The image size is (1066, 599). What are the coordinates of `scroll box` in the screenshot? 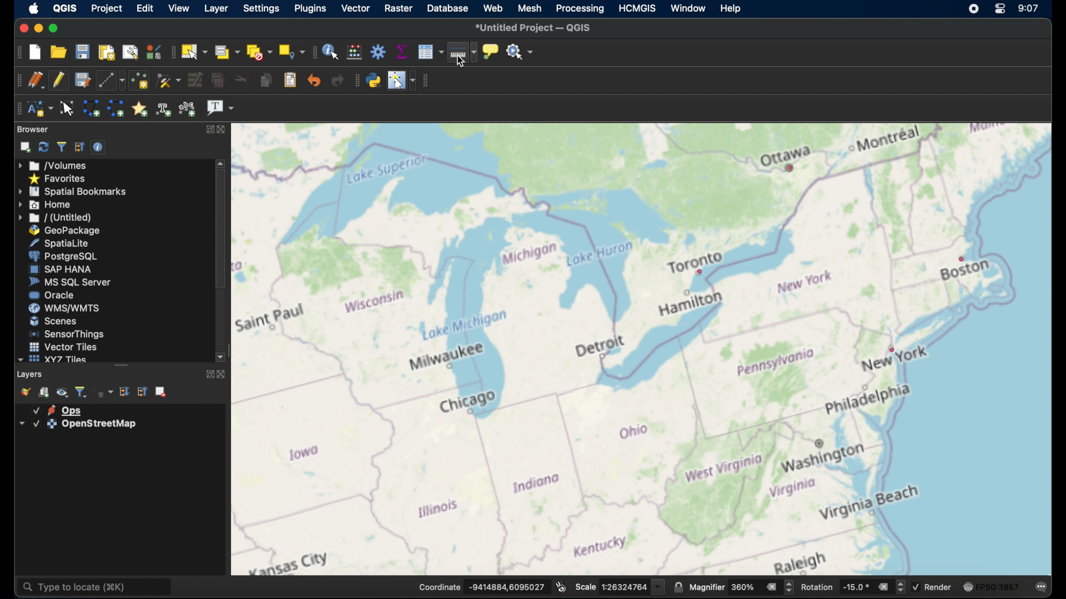 It's located at (220, 231).